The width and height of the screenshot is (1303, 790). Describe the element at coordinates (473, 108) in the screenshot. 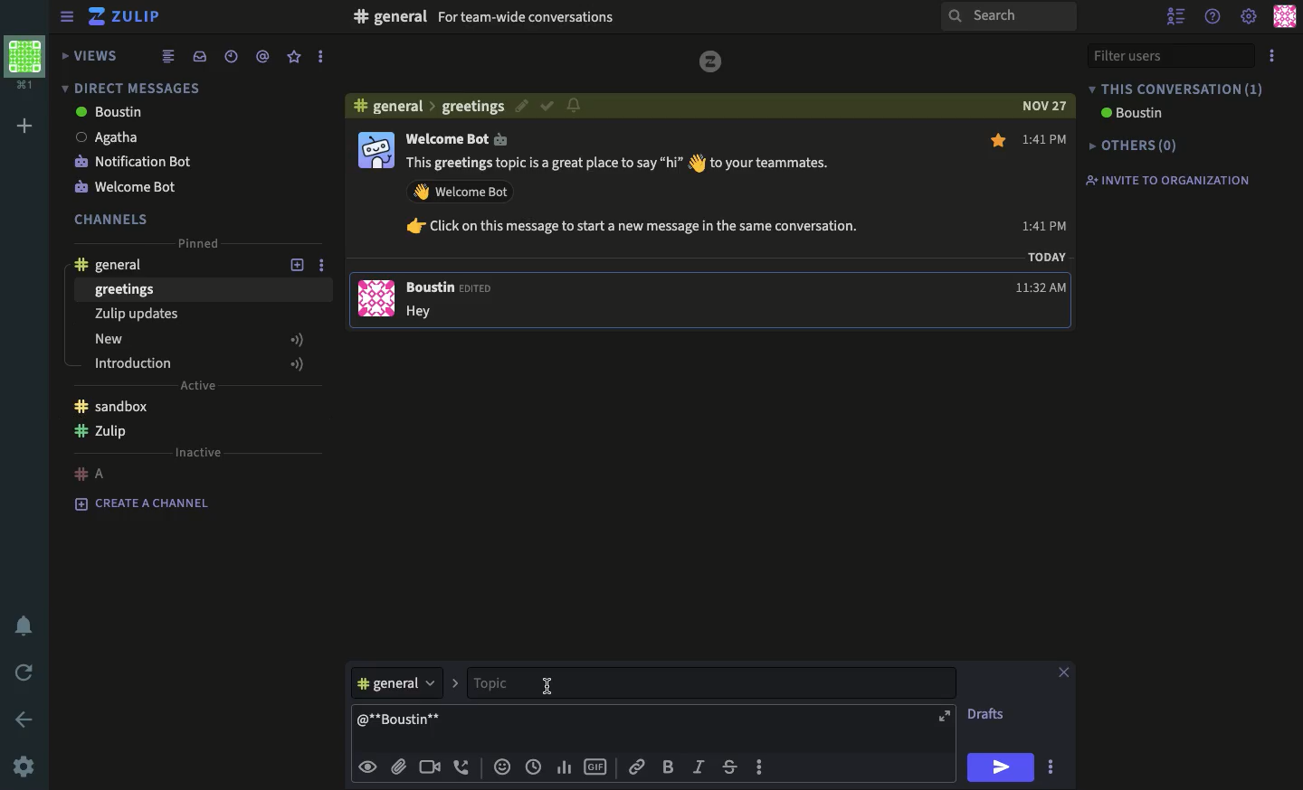

I see `greeting` at that location.